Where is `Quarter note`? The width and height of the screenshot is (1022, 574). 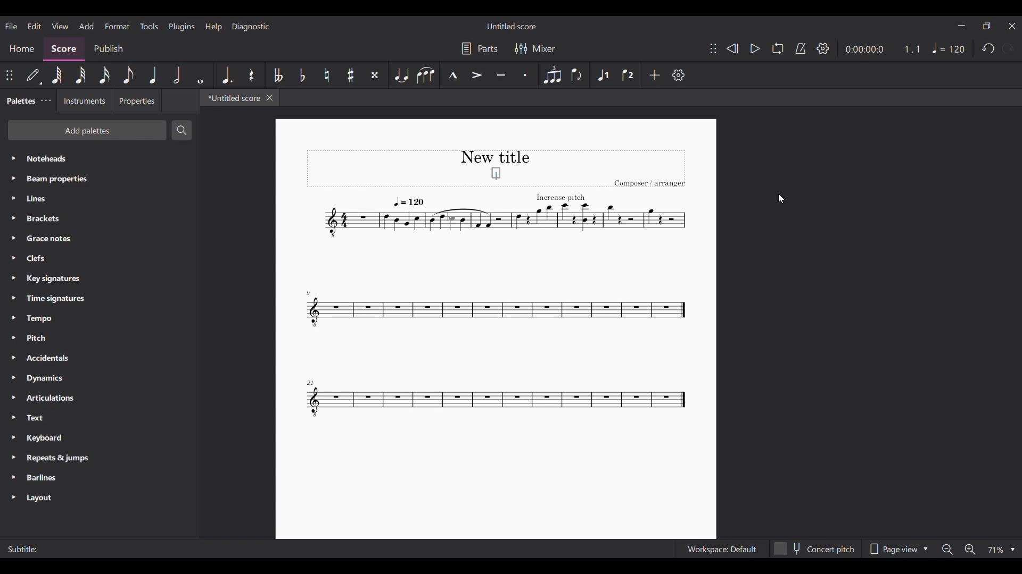
Quarter note is located at coordinates (153, 75).